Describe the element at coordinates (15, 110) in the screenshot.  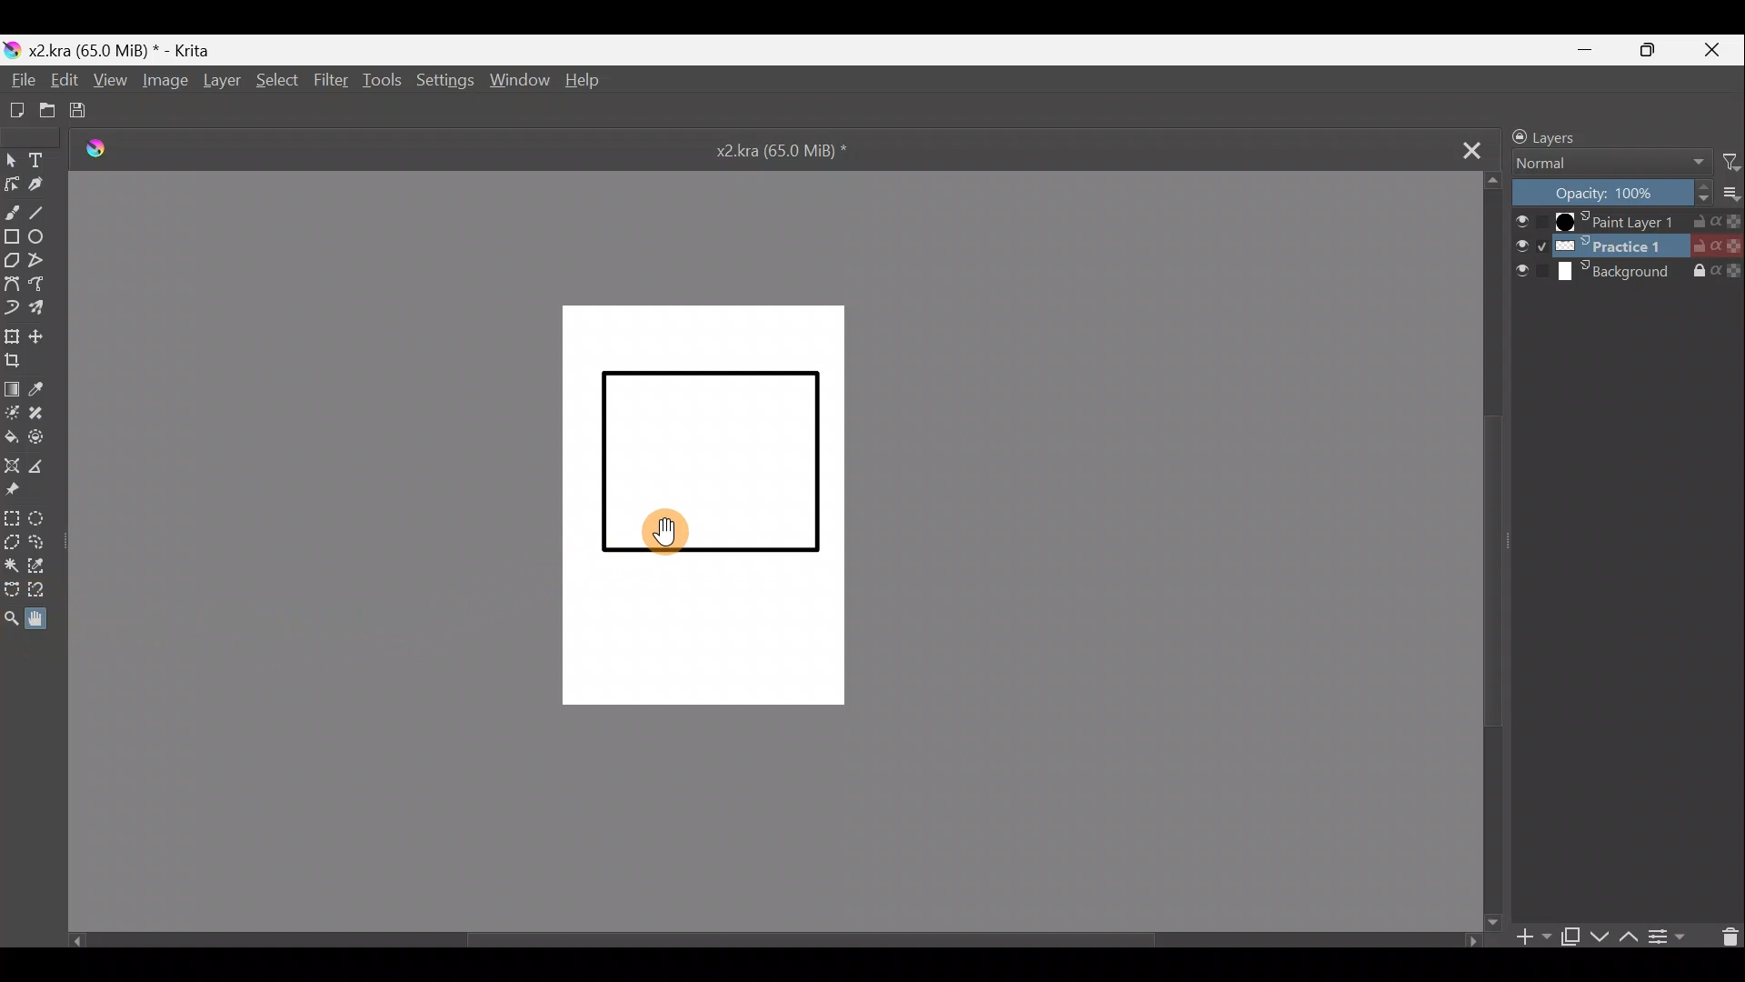
I see `Create a new document` at that location.